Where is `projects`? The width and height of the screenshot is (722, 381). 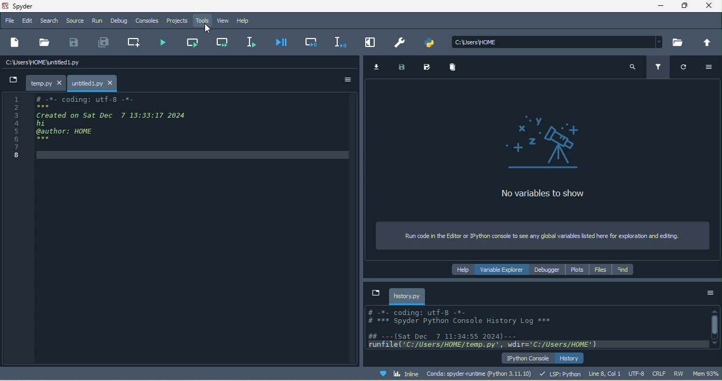
projects is located at coordinates (178, 22).